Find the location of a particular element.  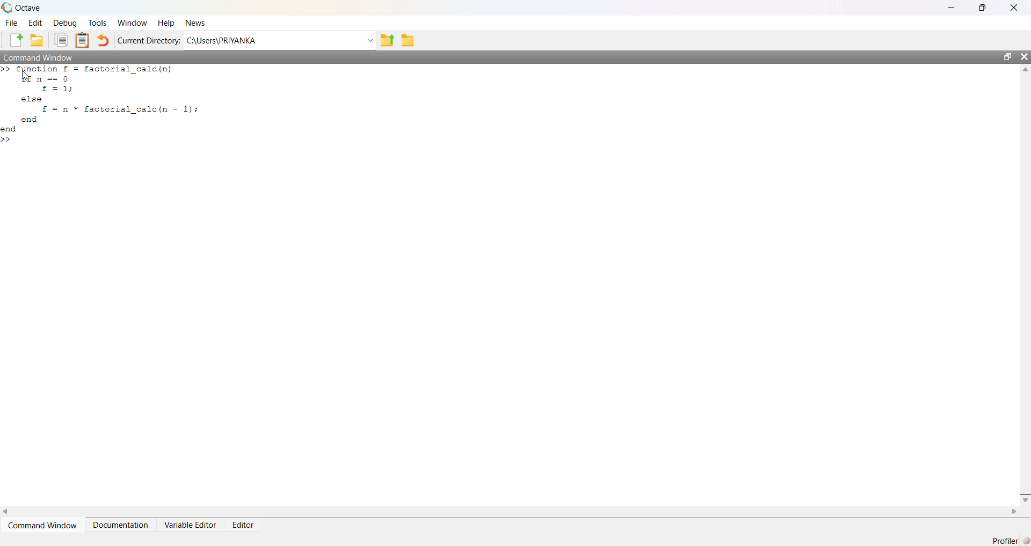

scroll down is located at coordinates (1024, 499).